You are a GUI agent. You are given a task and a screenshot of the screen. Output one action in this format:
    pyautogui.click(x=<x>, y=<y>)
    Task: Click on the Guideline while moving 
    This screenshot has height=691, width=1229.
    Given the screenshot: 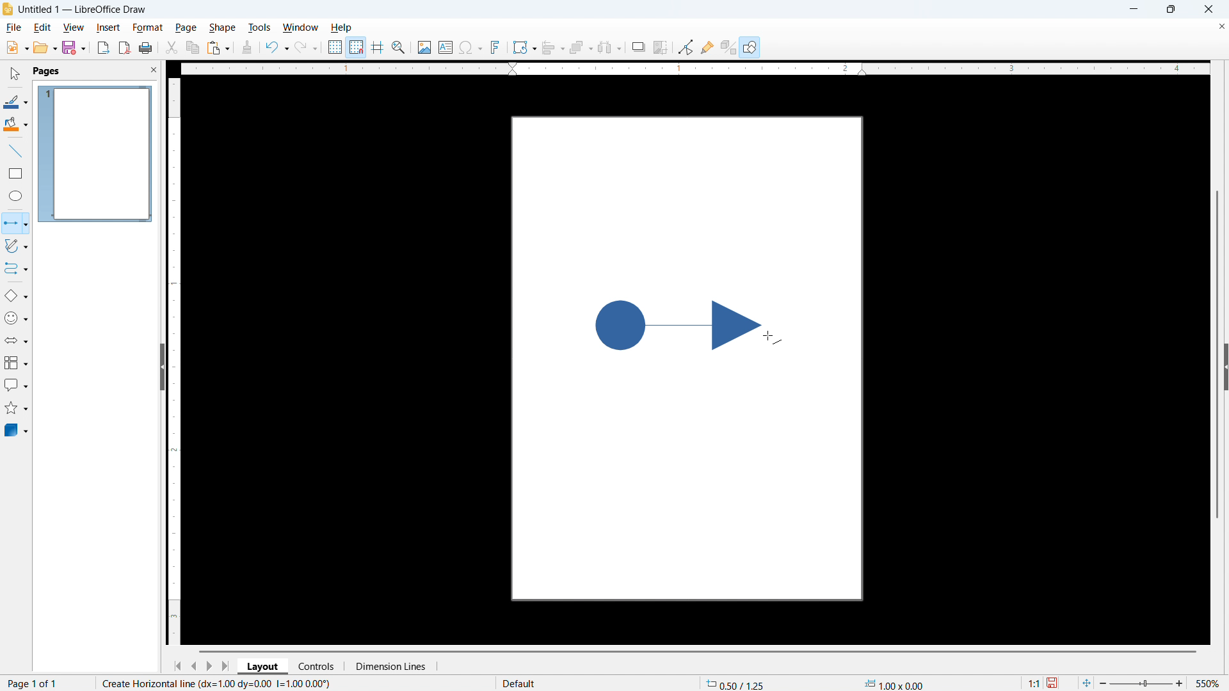 What is the action you would take?
    pyautogui.click(x=378, y=47)
    